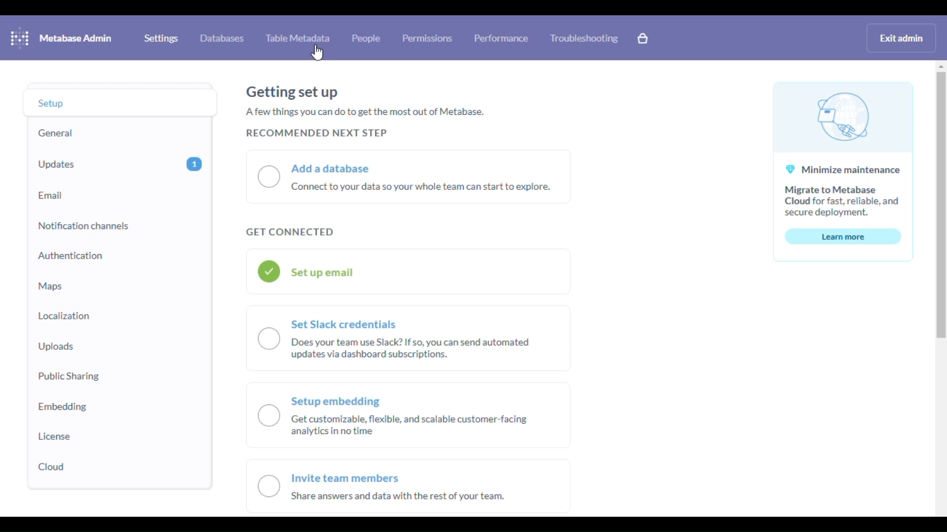 Image resolution: width=947 pixels, height=532 pixels. Describe the element at coordinates (408, 272) in the screenshot. I see `set up email` at that location.